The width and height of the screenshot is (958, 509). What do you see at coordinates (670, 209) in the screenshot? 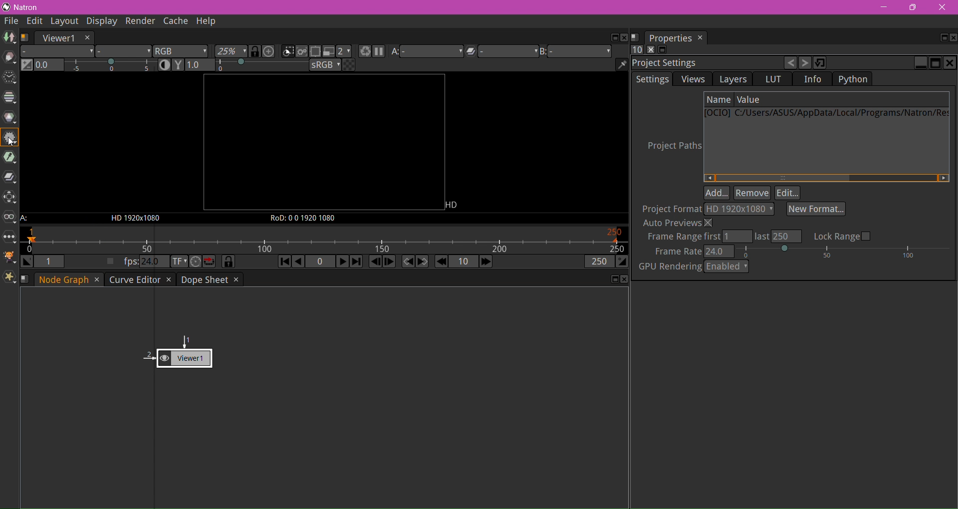
I see `Project Format` at bounding box center [670, 209].